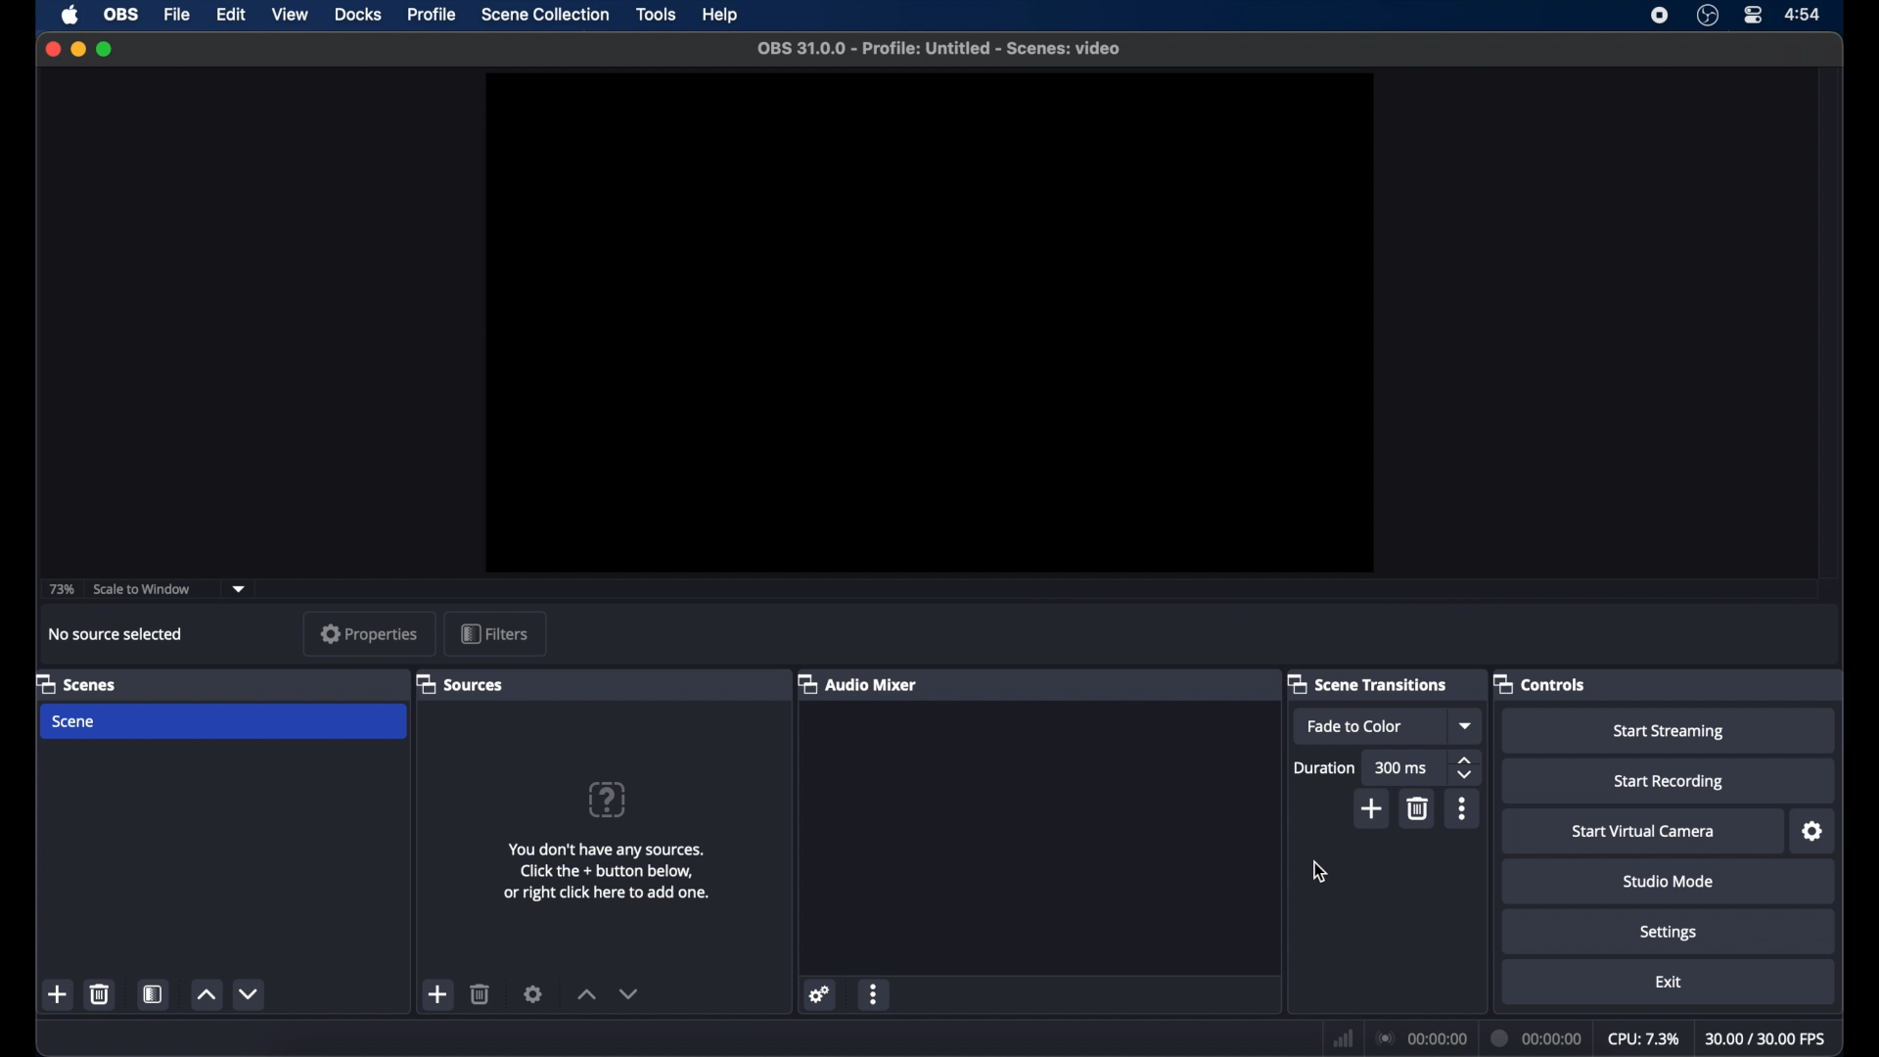  Describe the element at coordinates (493, 633) in the screenshot. I see `filters` at that location.